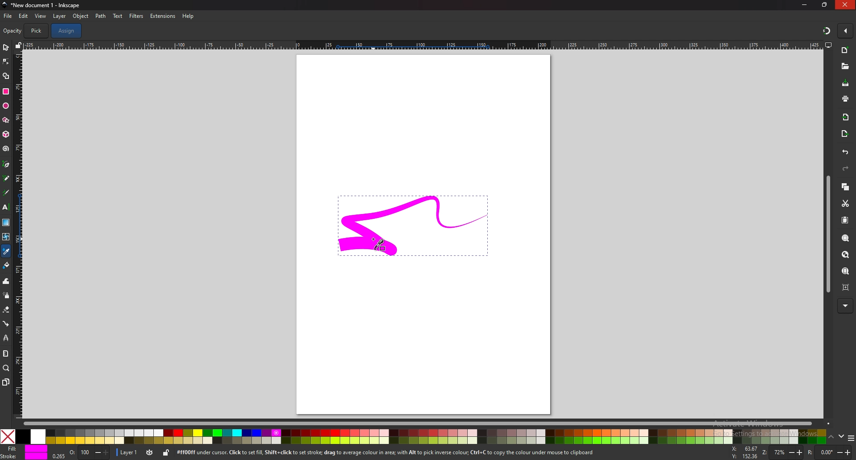  What do you see at coordinates (8, 251) in the screenshot?
I see `color picker` at bounding box center [8, 251].